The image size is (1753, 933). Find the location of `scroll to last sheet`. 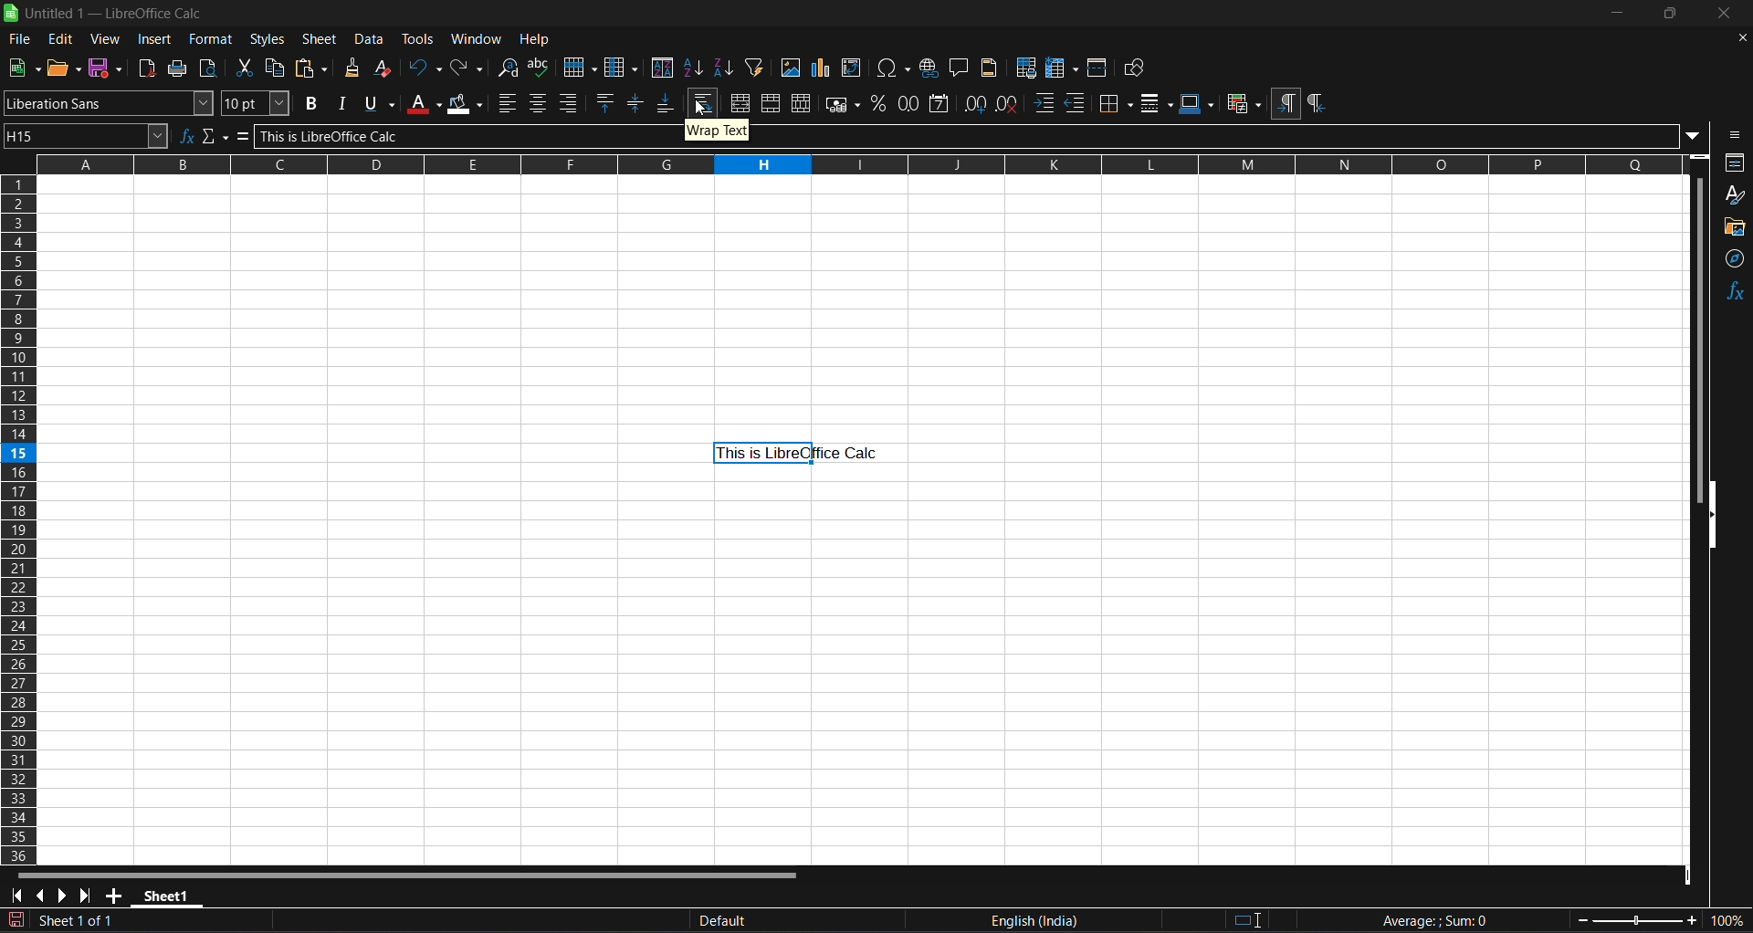

scroll to last sheet is located at coordinates (89, 895).